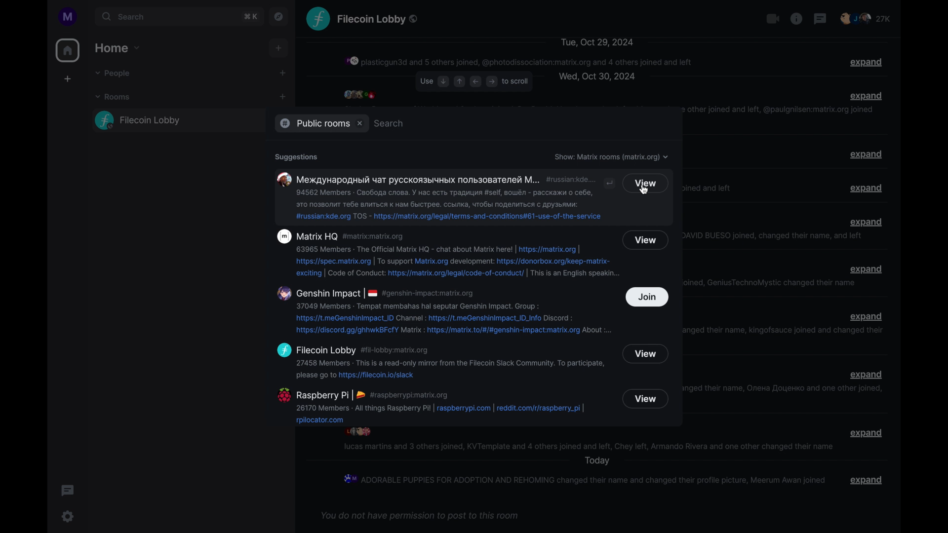  I want to click on rooms dropdown, so click(115, 97).